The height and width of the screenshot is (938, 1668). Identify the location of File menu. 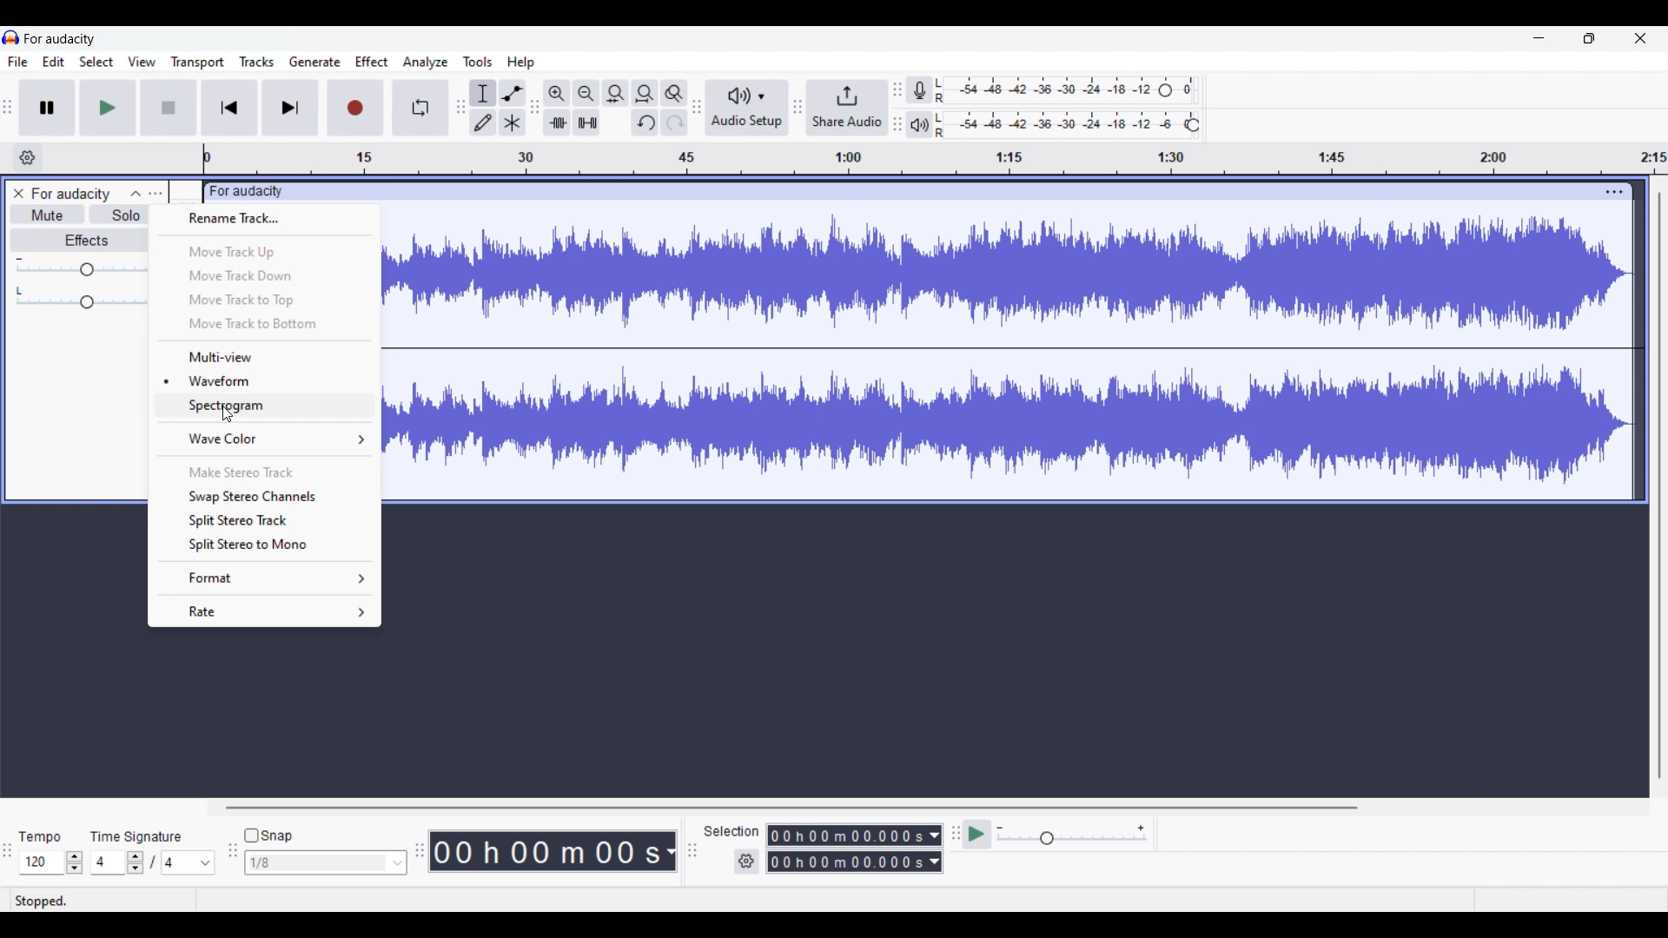
(18, 62).